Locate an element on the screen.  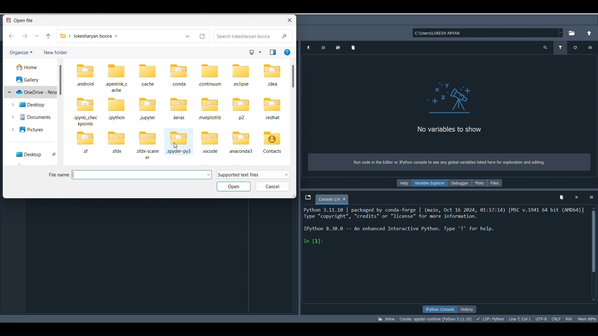
close is located at coordinates (290, 19).